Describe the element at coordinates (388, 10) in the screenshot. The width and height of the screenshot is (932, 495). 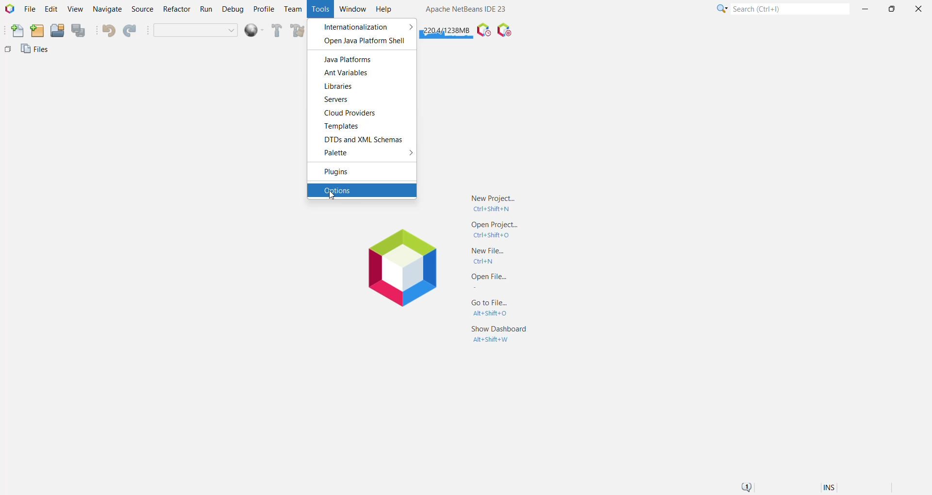
I see `Help` at that location.